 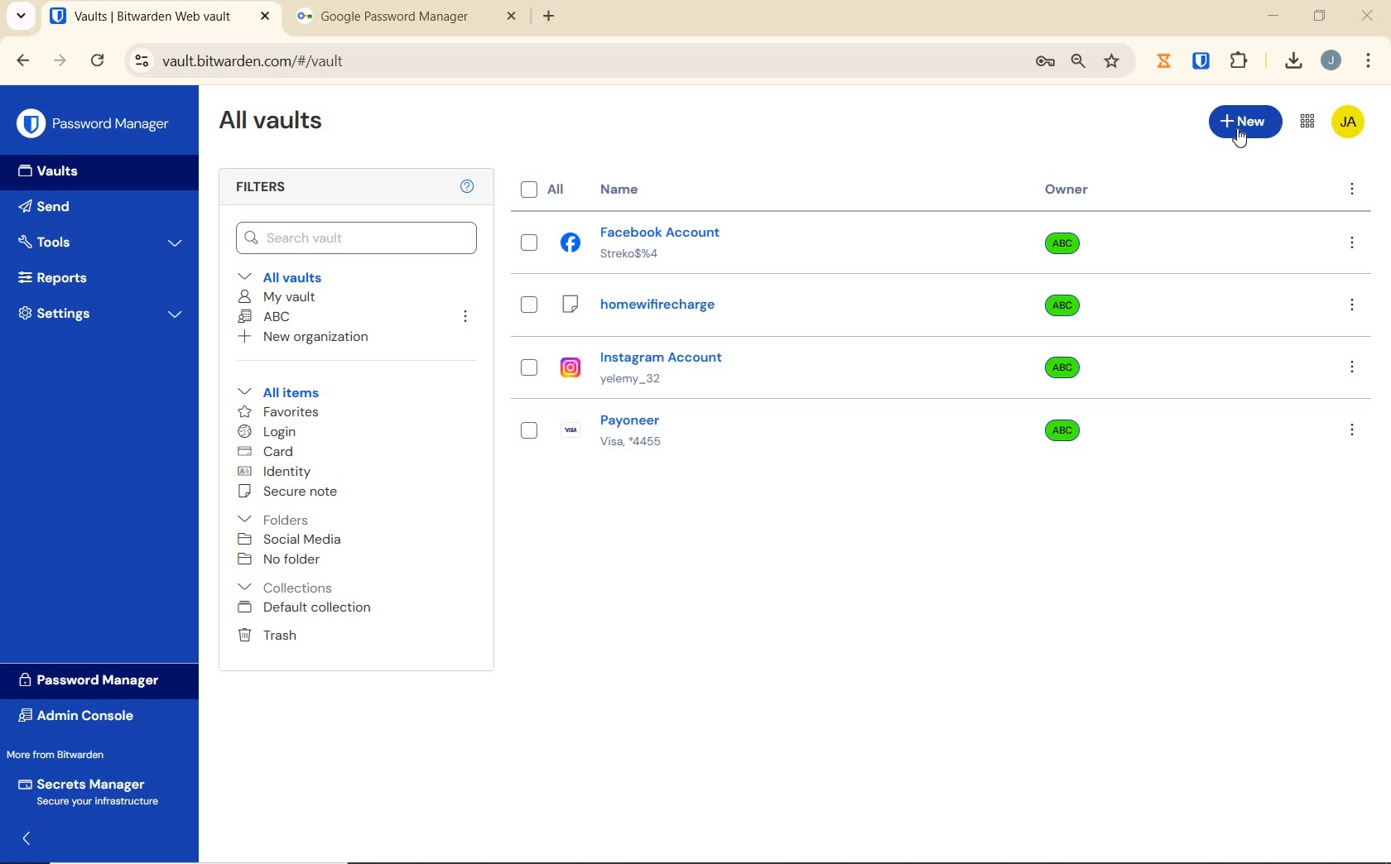 I want to click on bookmark, so click(x=1114, y=60).